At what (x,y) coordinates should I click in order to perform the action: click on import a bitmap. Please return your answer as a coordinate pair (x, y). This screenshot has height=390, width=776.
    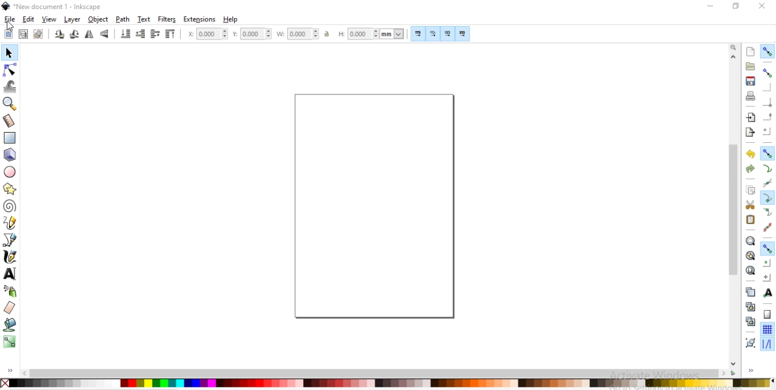
    Looking at the image, I should click on (751, 117).